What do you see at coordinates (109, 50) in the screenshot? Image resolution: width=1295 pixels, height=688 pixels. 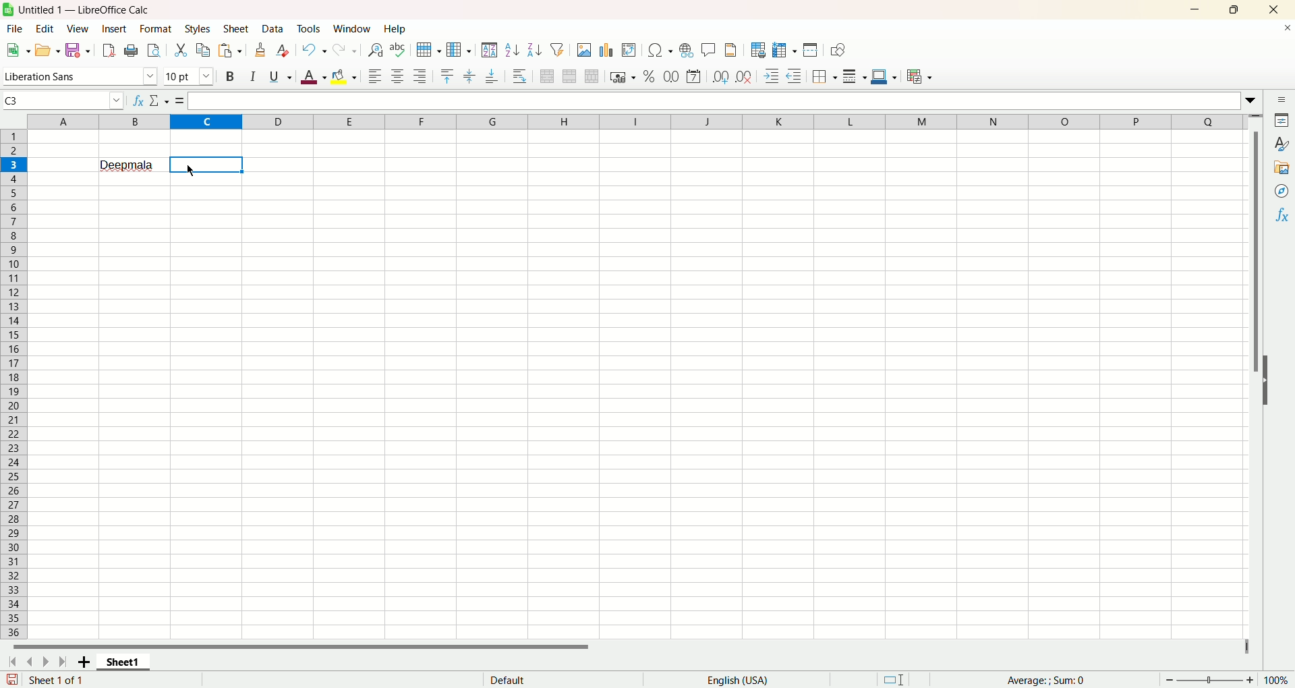 I see `Export as pdf` at bounding box center [109, 50].